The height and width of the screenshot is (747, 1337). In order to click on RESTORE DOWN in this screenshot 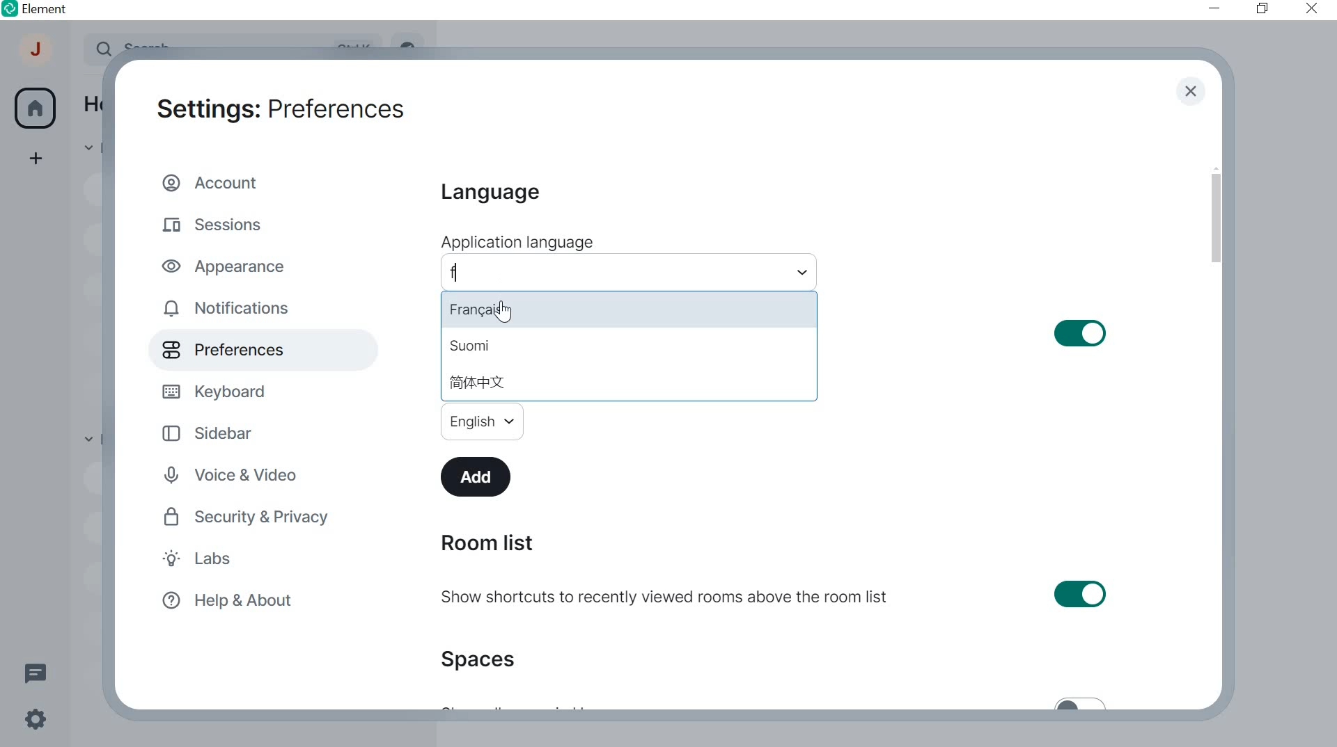, I will do `click(1262, 9)`.